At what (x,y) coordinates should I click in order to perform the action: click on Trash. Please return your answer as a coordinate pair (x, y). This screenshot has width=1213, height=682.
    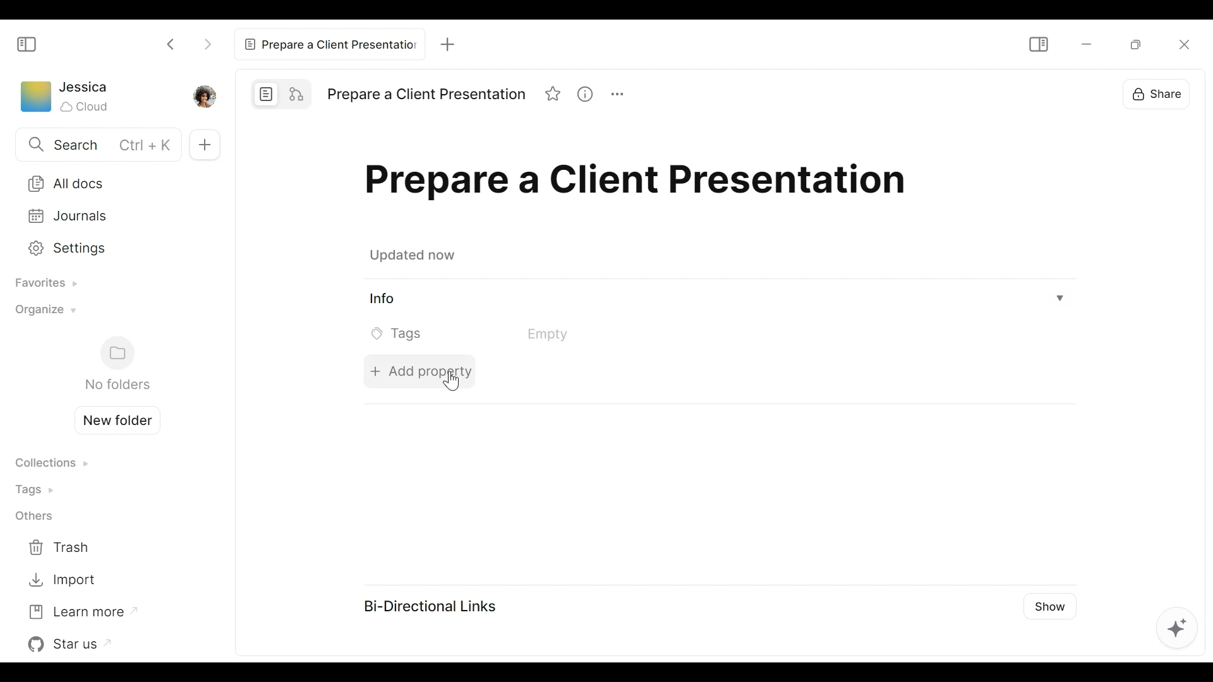
    Looking at the image, I should click on (62, 548).